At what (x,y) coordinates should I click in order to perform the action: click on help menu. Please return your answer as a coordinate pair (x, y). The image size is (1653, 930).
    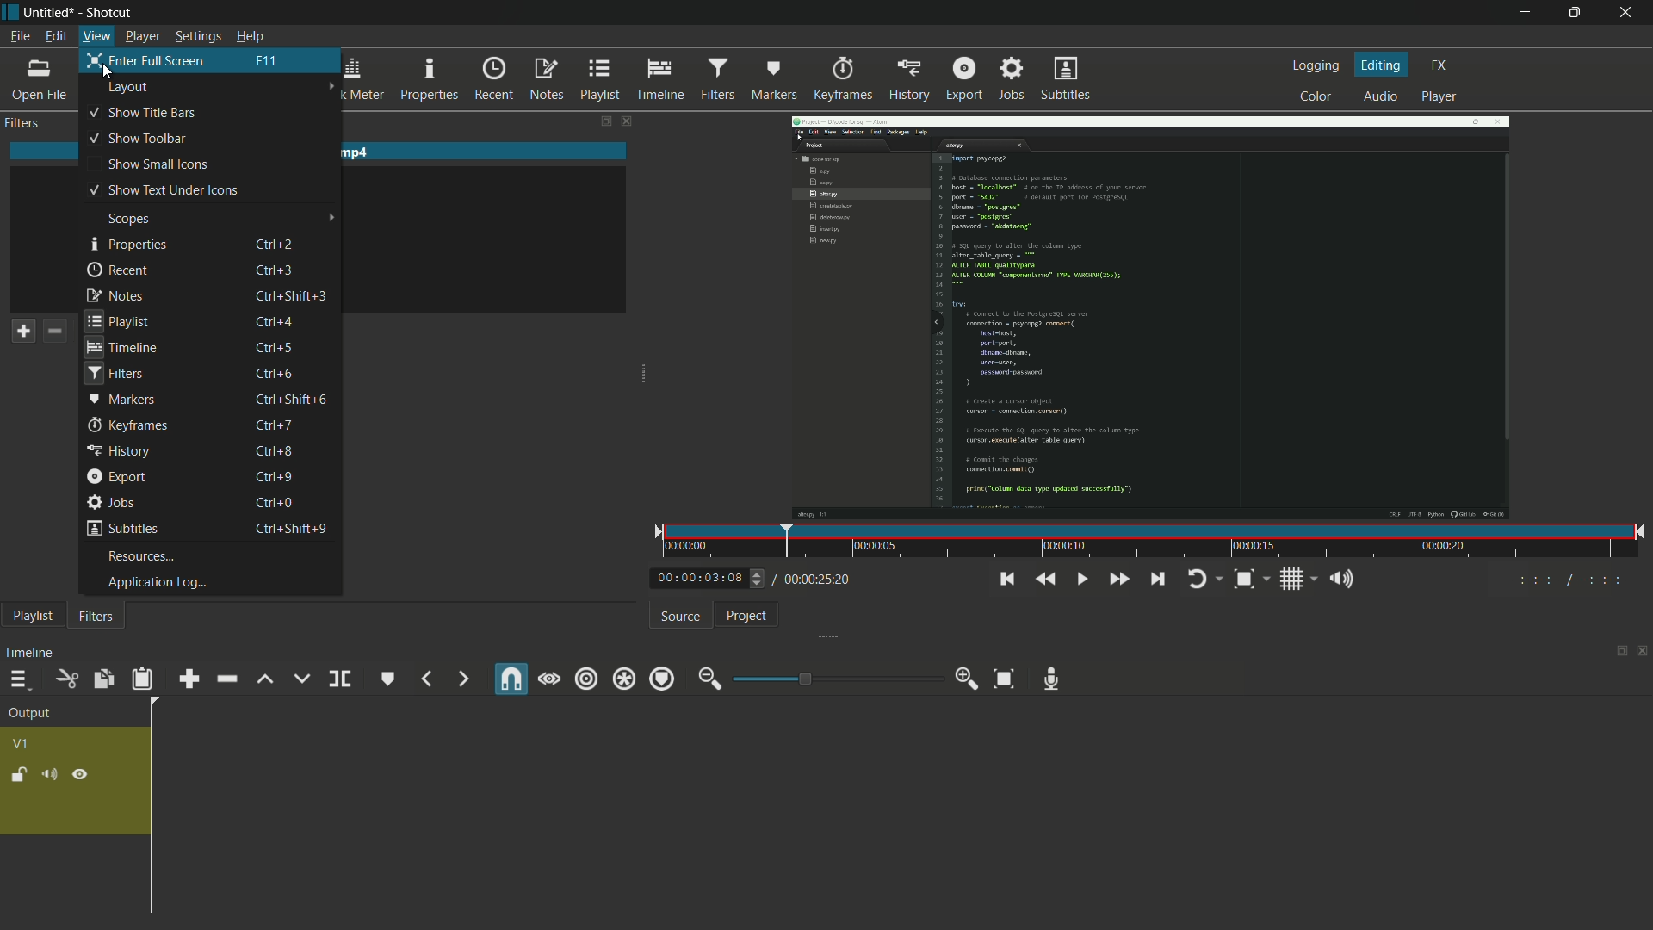
    Looking at the image, I should click on (249, 36).